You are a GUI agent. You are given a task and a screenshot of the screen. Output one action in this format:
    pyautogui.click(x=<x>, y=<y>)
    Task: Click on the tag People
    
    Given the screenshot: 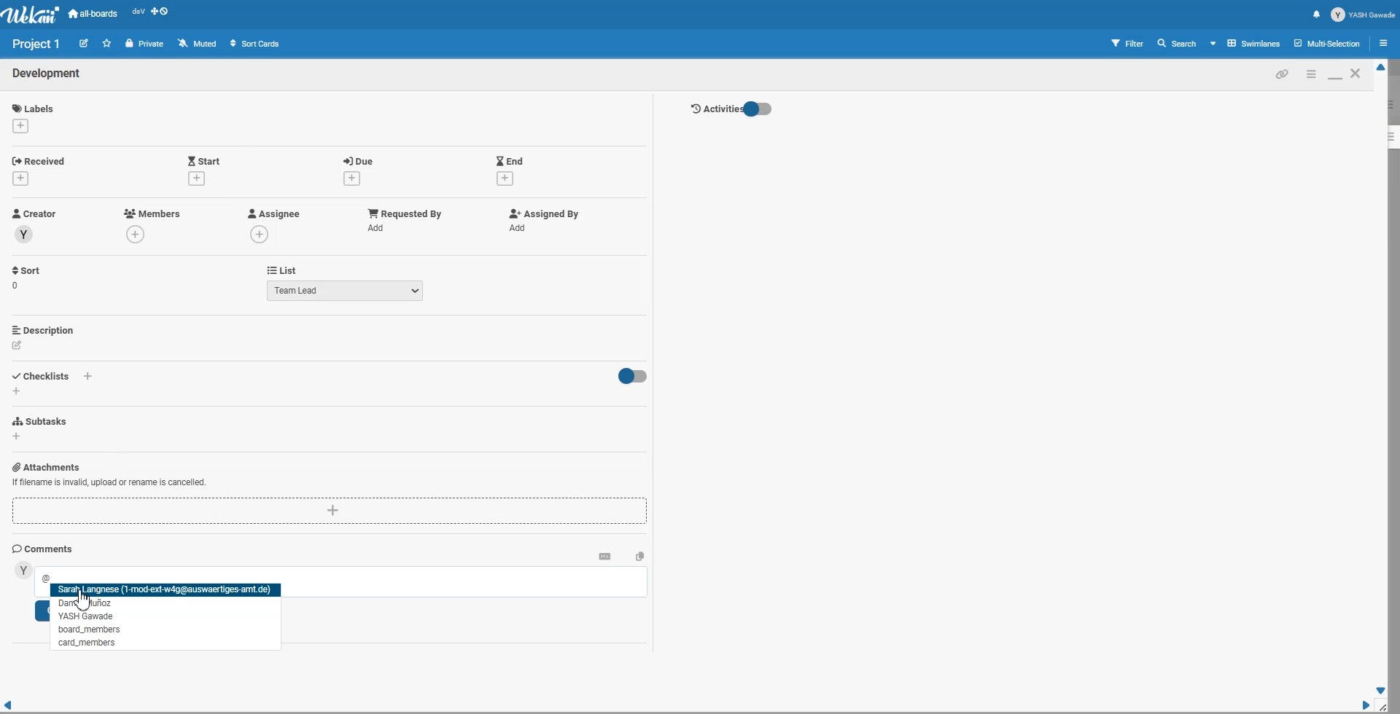 What is the action you would take?
    pyautogui.click(x=165, y=590)
    